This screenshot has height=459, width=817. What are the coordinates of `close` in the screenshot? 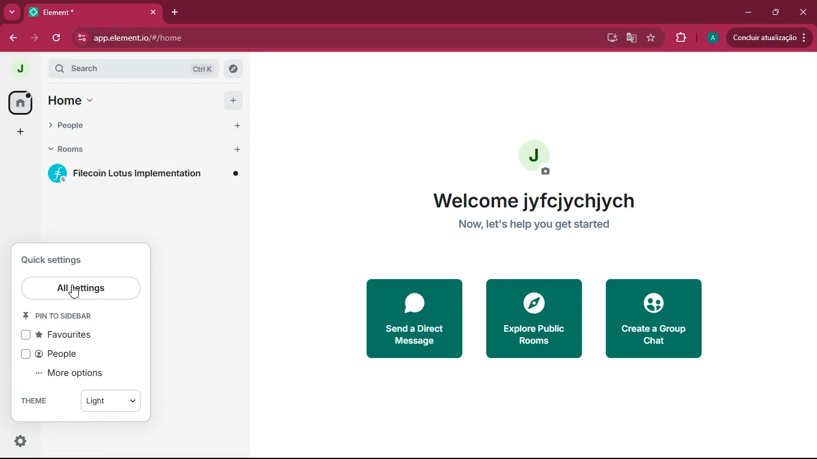 It's located at (804, 9).